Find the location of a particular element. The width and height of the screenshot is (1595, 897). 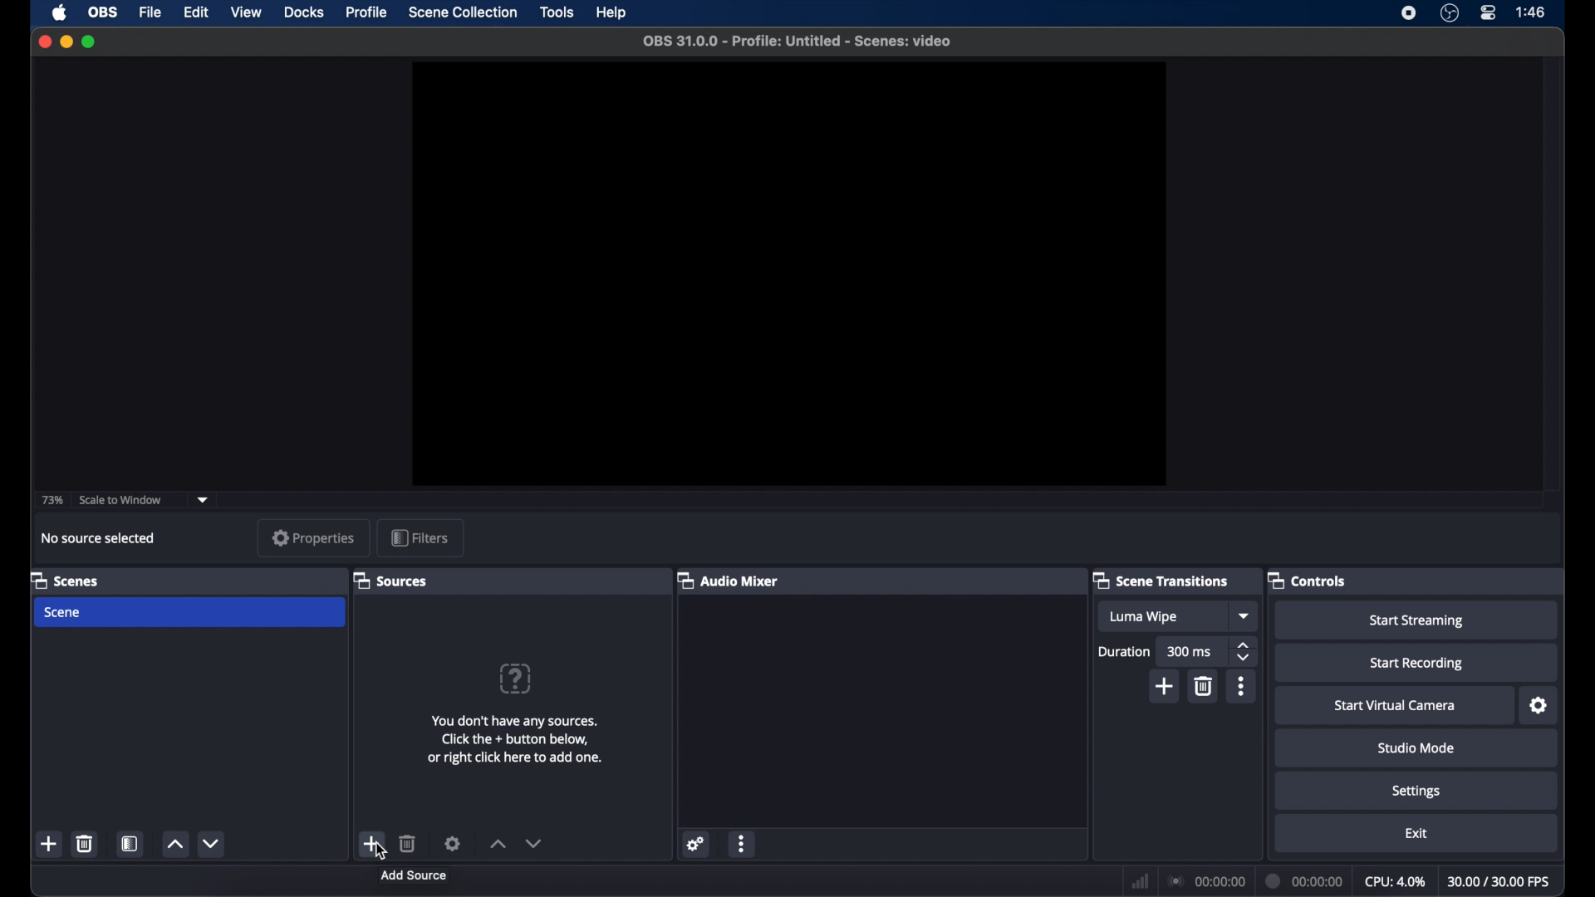

delete is located at coordinates (408, 843).